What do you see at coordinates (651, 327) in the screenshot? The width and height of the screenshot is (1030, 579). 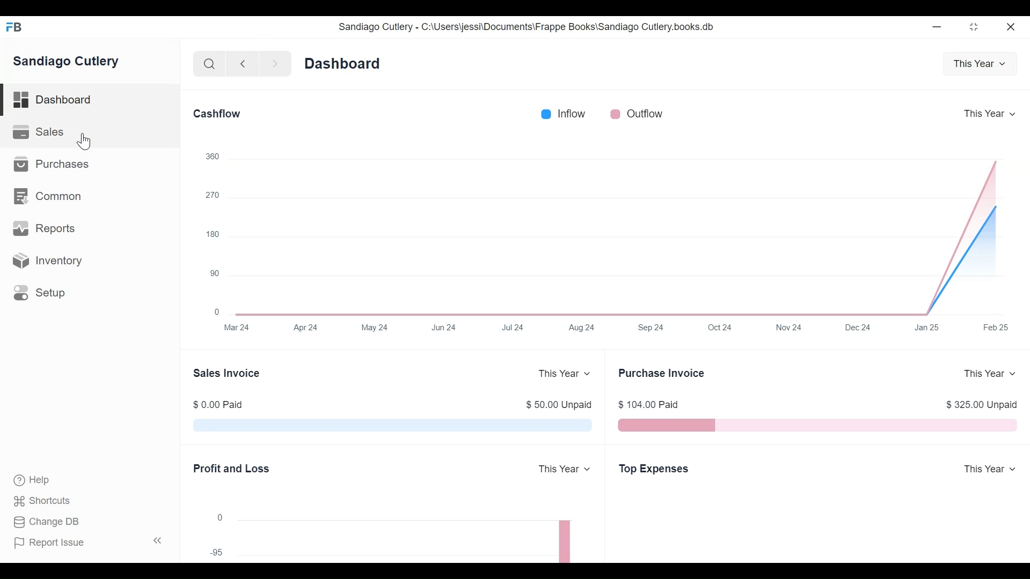 I see `Sep 24` at bounding box center [651, 327].